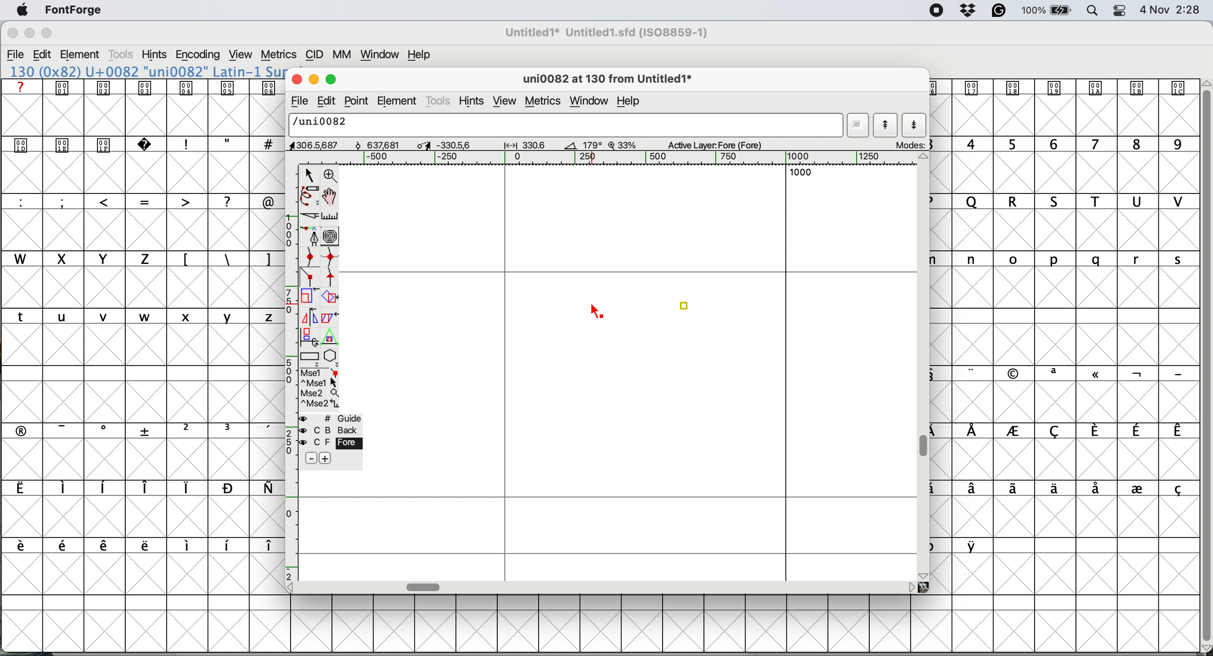 The height and width of the screenshot is (656, 1213). I want to click on add a corner point, so click(310, 278).